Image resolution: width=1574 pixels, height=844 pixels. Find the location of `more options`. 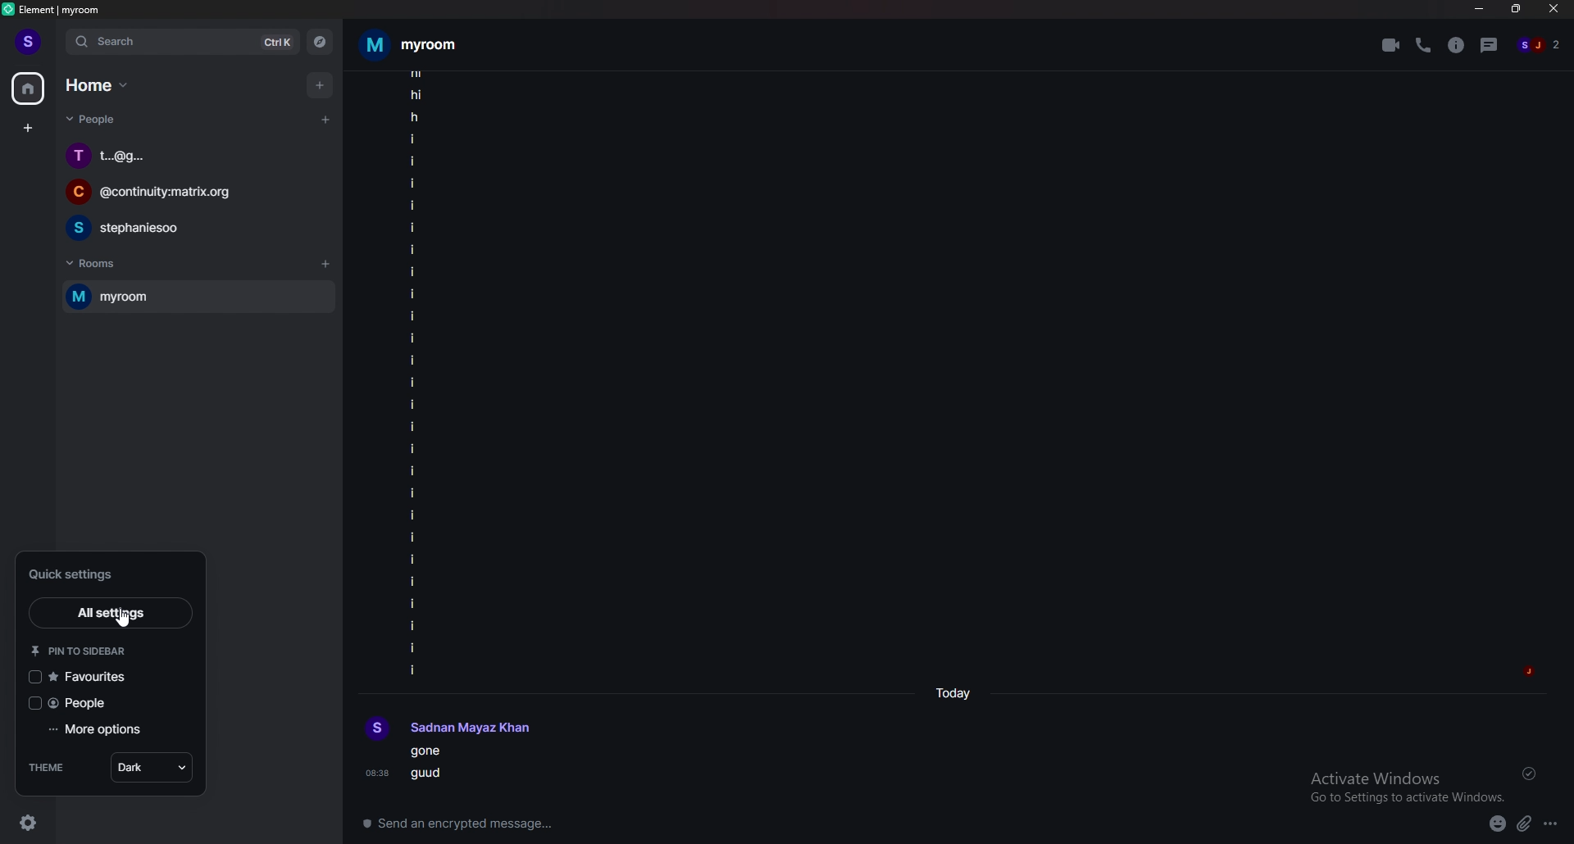

more options is located at coordinates (97, 729).